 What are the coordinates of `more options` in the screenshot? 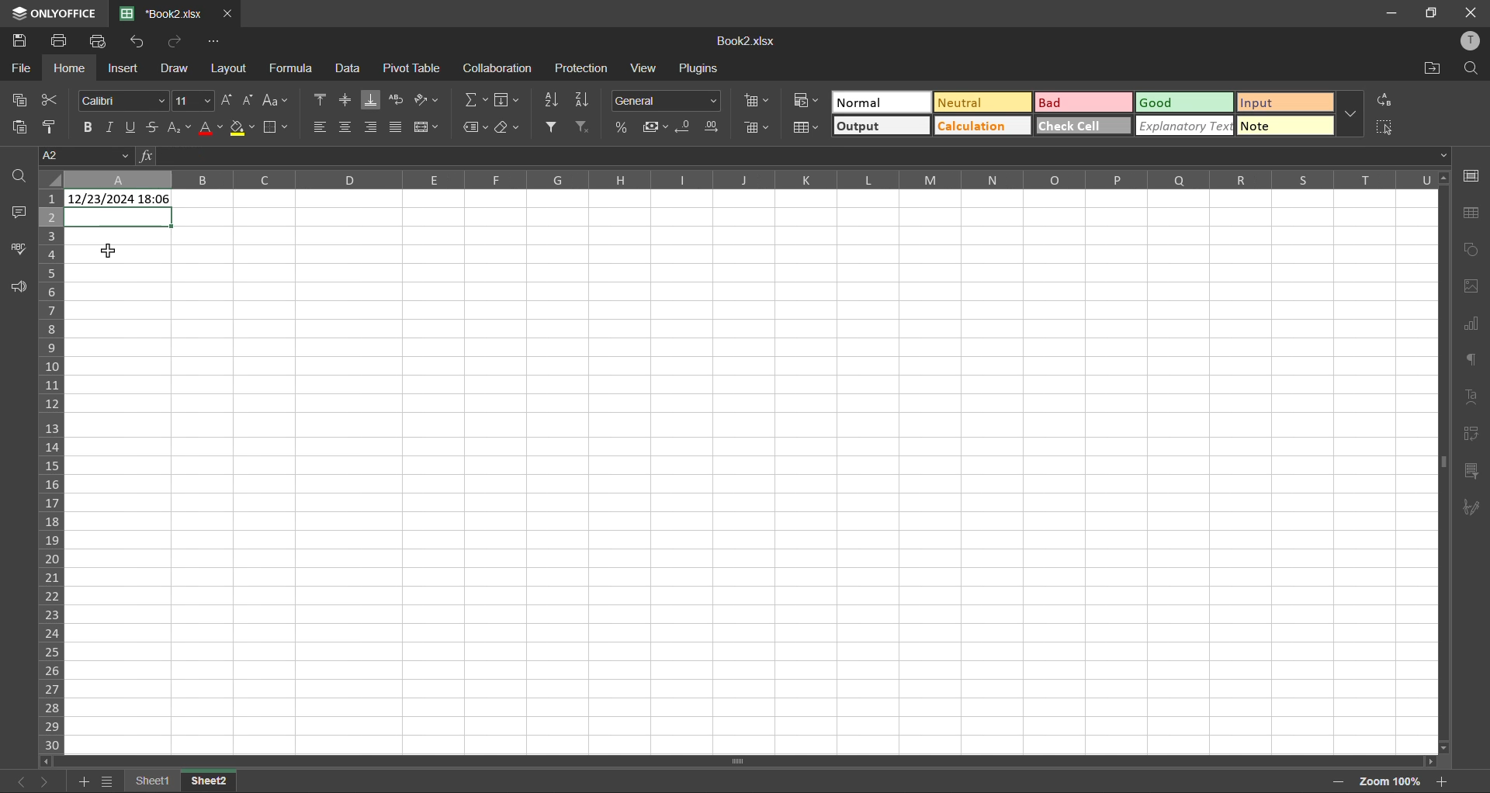 It's located at (1348, 114).